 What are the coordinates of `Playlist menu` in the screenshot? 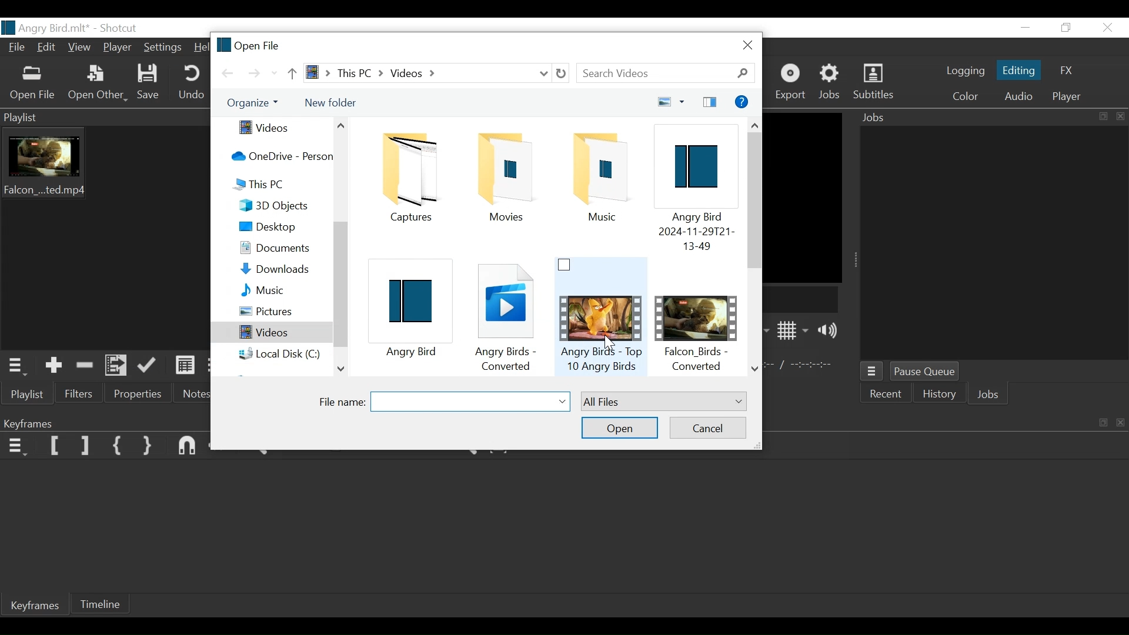 It's located at (66, 119).